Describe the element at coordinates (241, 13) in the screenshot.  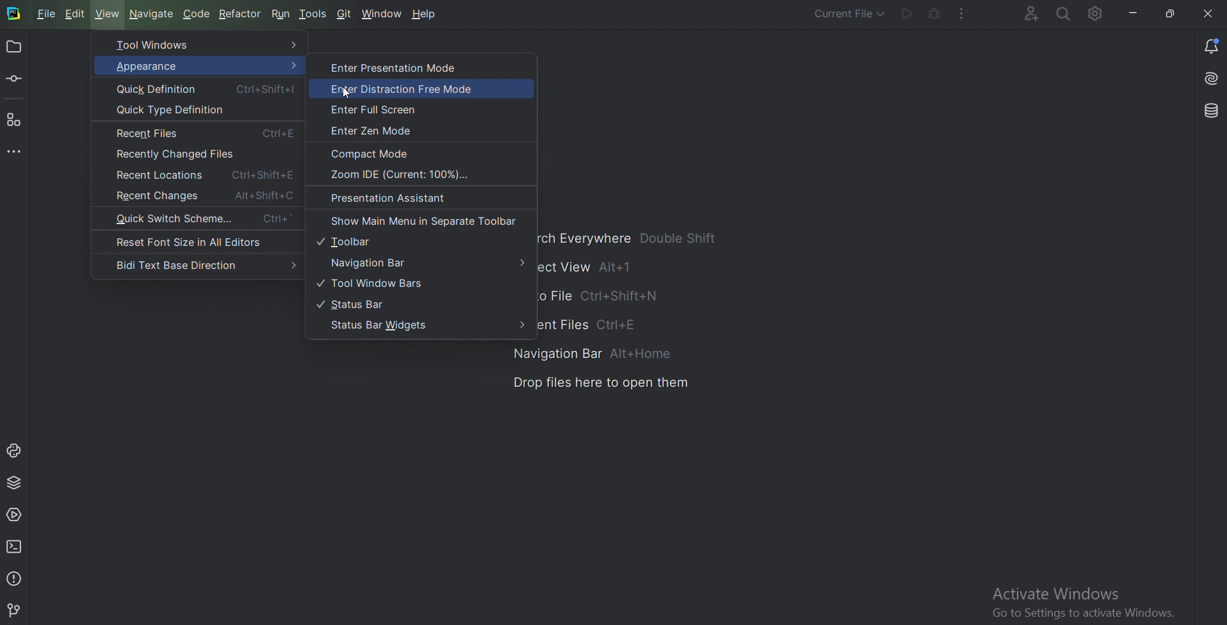
I see `Refactor` at that location.